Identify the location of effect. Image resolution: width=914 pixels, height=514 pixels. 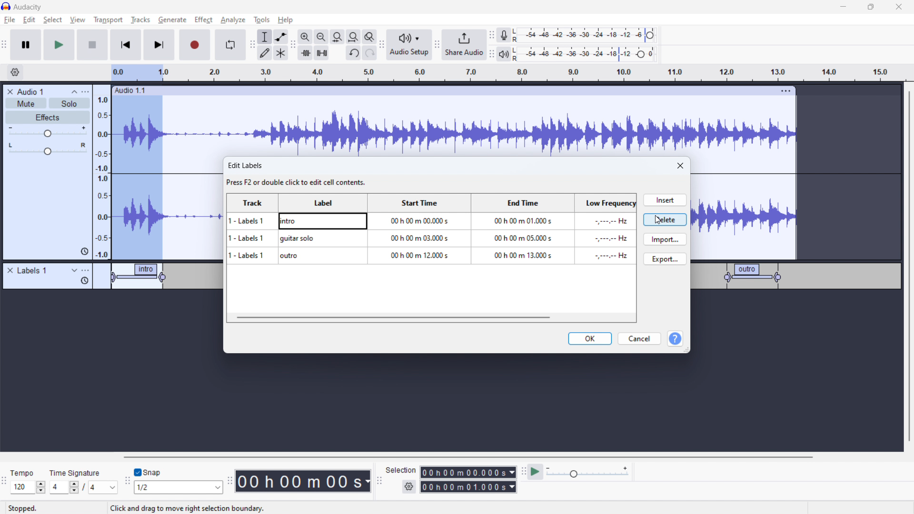
(204, 20).